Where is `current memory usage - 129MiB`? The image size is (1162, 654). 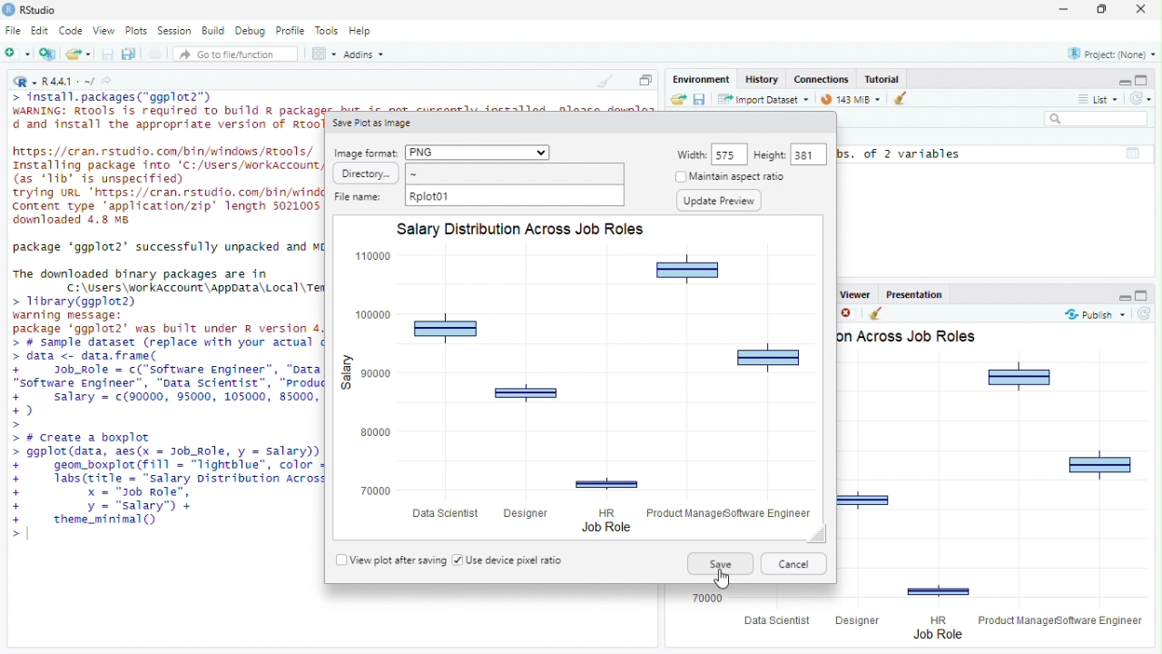
current memory usage - 129MiB is located at coordinates (851, 99).